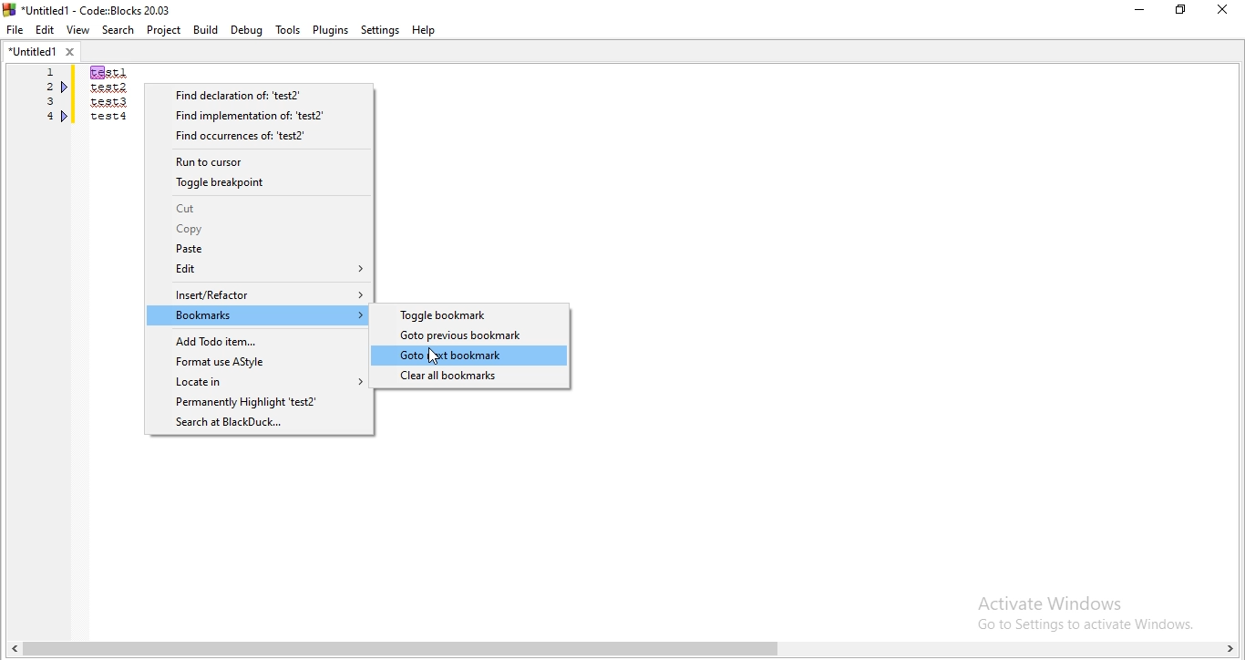  I want to click on Cursor, so click(434, 358).